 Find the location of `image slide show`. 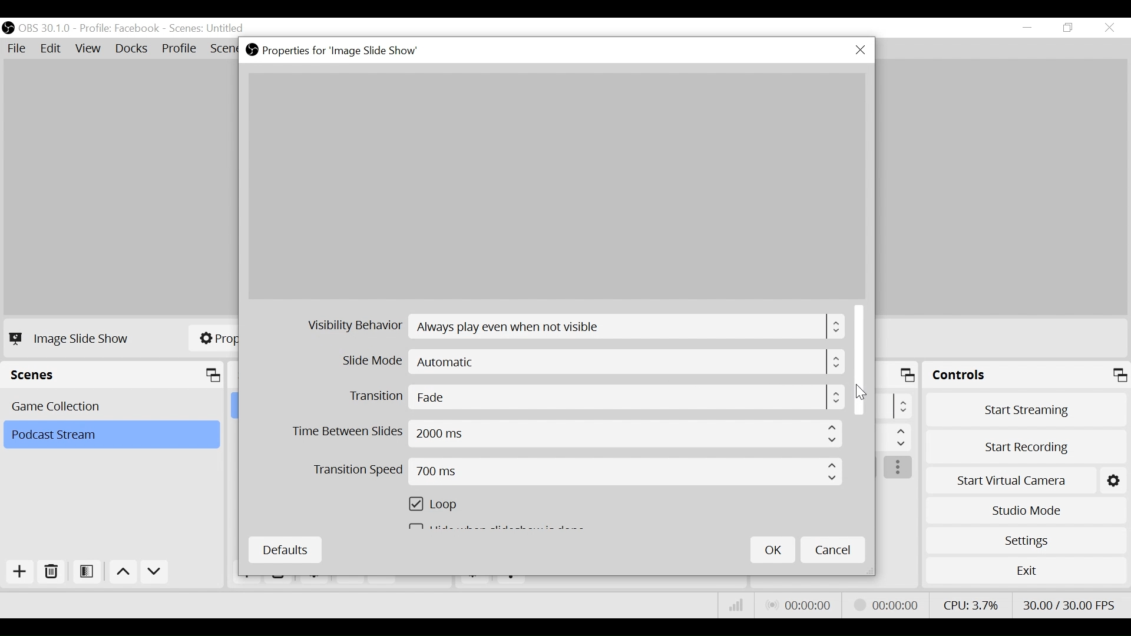

image slide show is located at coordinates (72, 338).